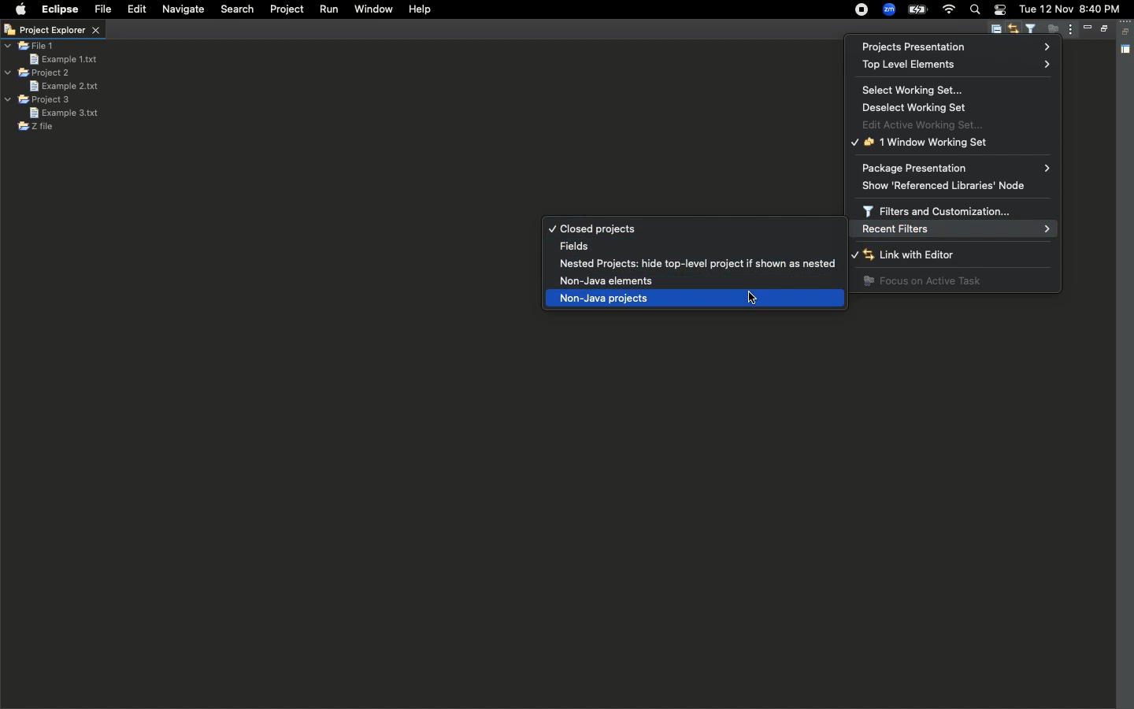  Describe the element at coordinates (288, 10) in the screenshot. I see `Project` at that location.